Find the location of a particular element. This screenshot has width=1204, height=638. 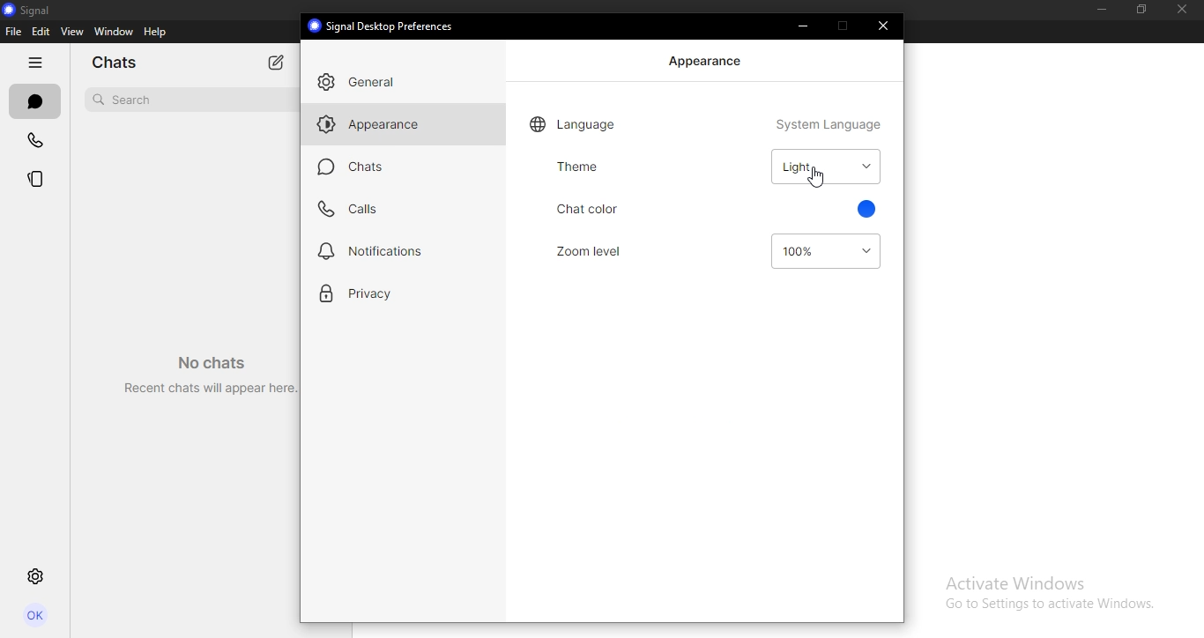

chats is located at coordinates (121, 63).